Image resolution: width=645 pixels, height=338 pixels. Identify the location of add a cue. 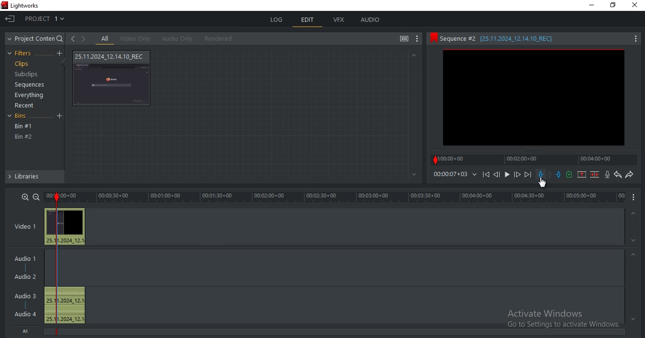
(570, 175).